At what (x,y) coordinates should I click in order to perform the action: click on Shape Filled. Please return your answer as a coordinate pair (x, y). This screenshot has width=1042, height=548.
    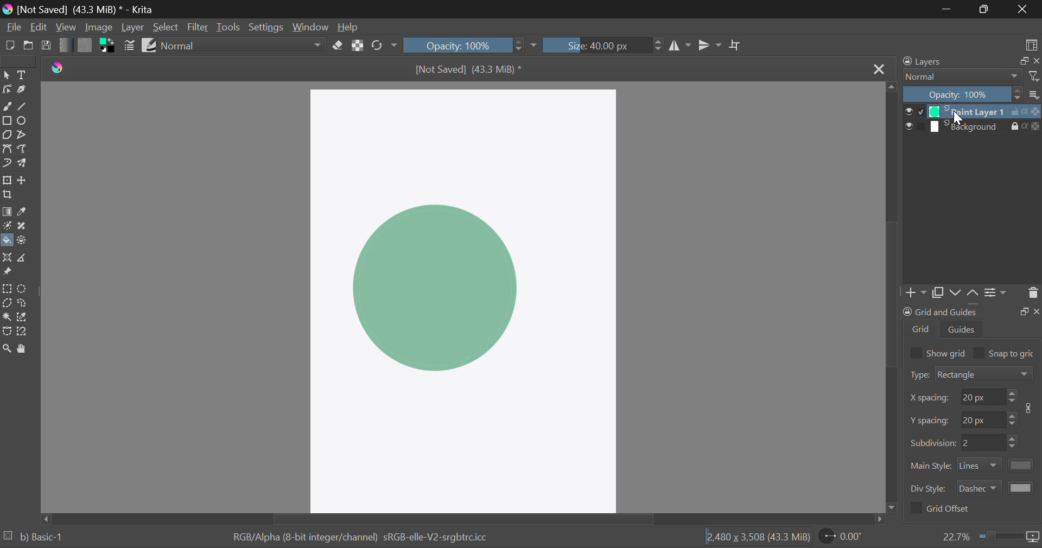
    Looking at the image, I should click on (440, 289).